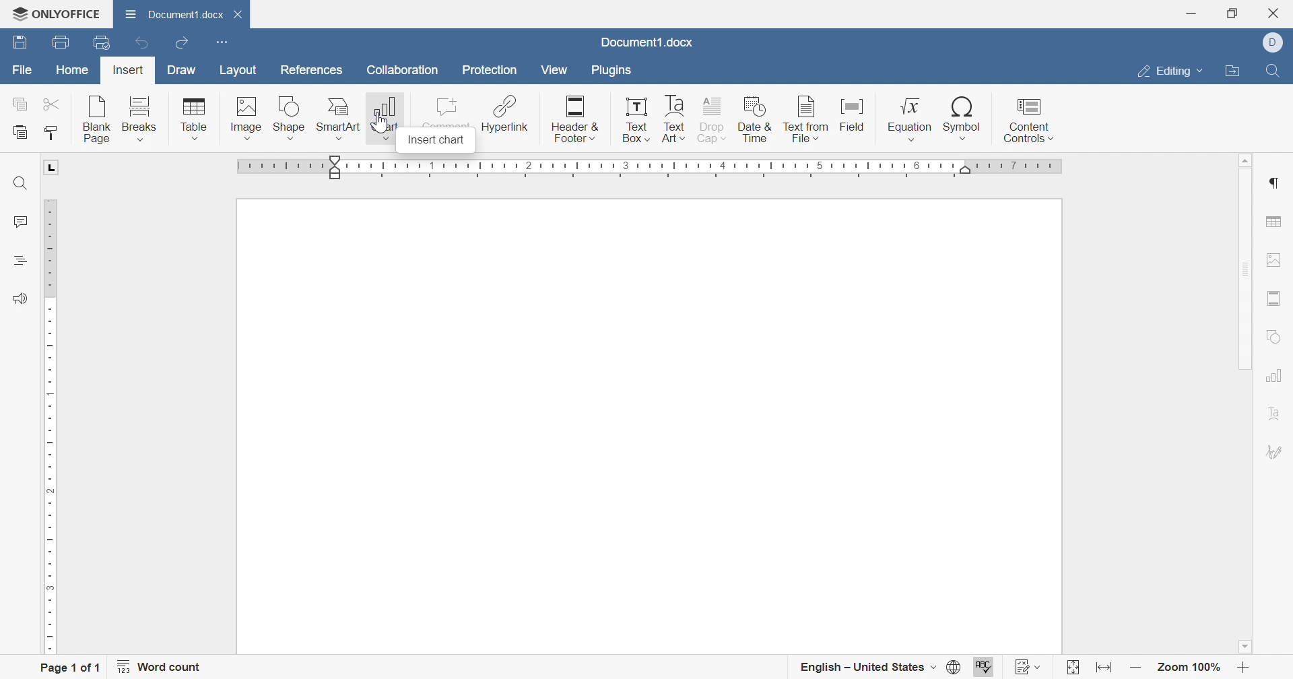 This screenshot has width=1293, height=679. What do you see at coordinates (1245, 666) in the screenshot?
I see `Zoom In` at bounding box center [1245, 666].